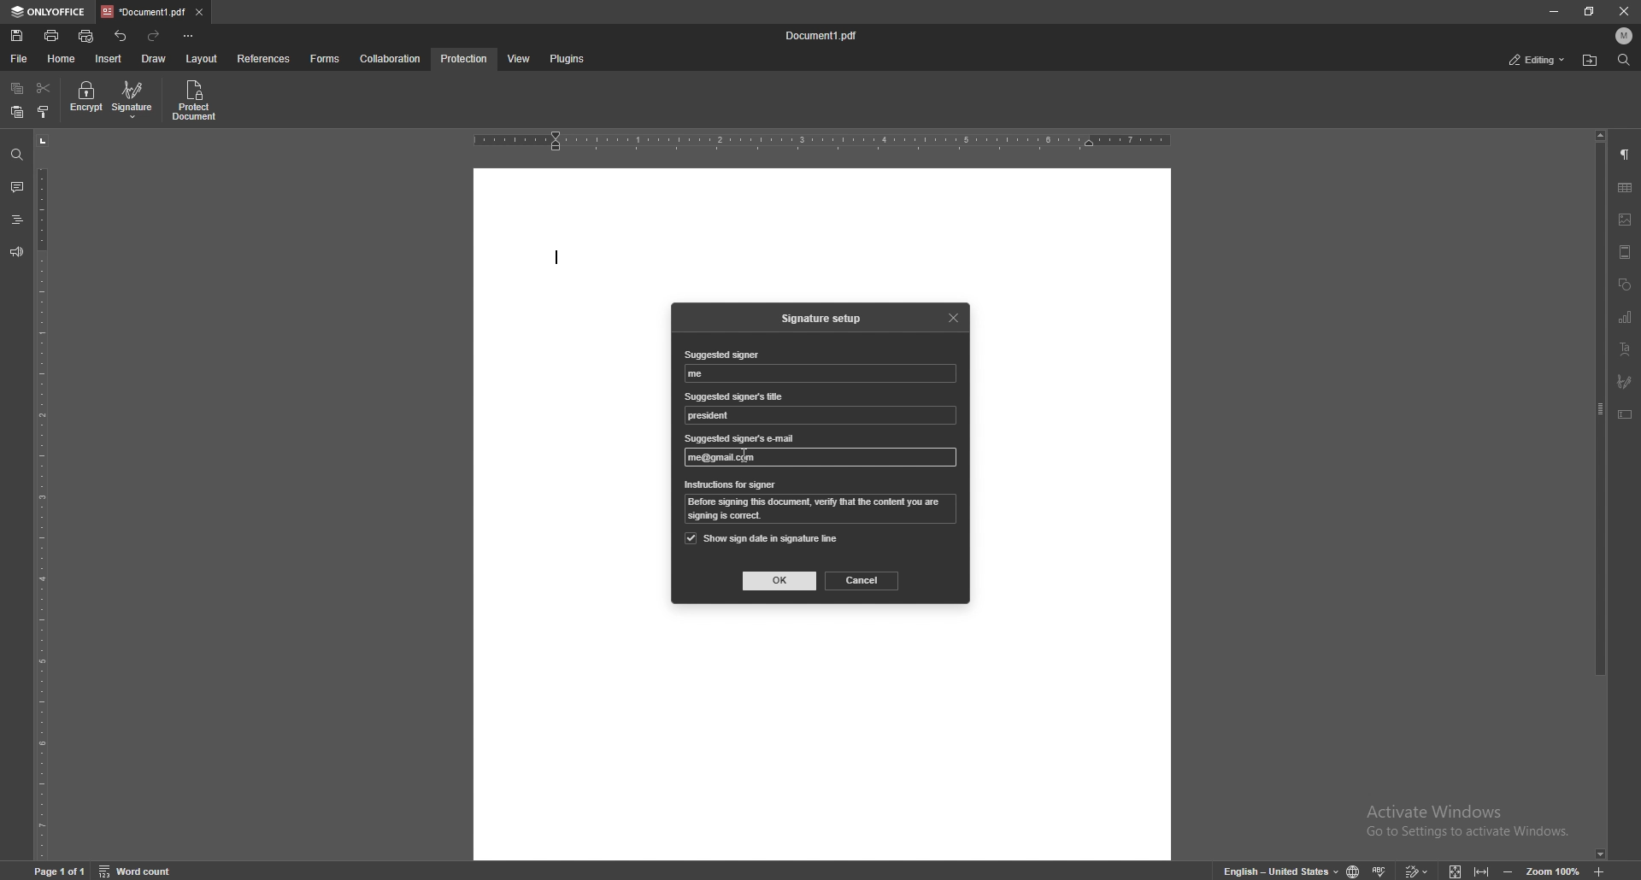  Describe the element at coordinates (762, 538) in the screenshot. I see `show sign date` at that location.